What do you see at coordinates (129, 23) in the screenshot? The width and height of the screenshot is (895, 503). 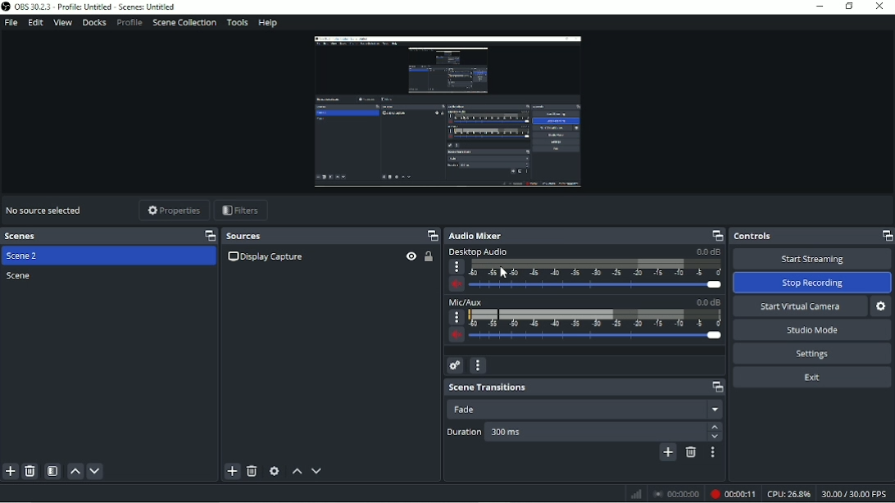 I see `Profile` at bounding box center [129, 23].